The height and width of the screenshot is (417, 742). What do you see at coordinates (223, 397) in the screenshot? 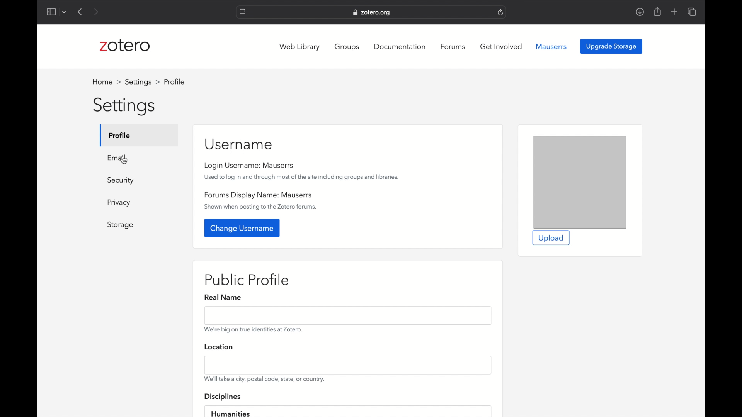
I see `disciplines` at bounding box center [223, 397].